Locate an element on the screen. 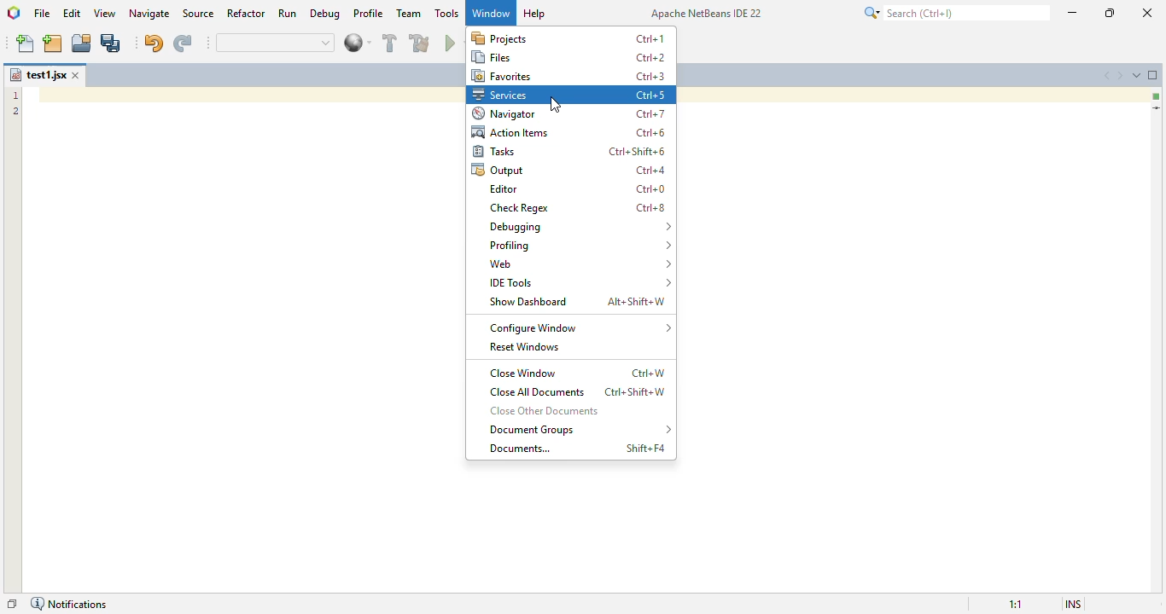 This screenshot has height=614, width=1166. close window is located at coordinates (524, 374).